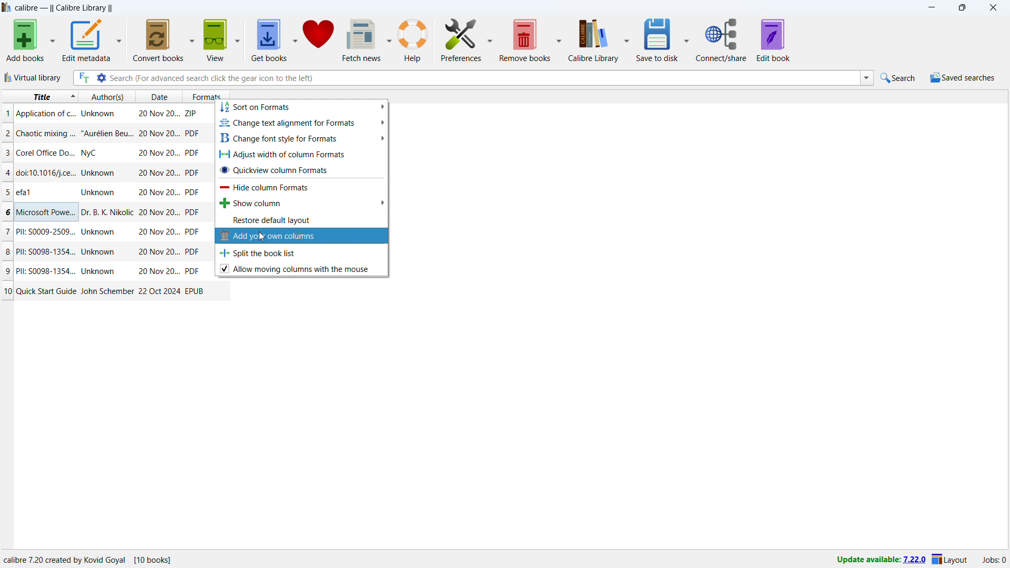 Image resolution: width=1010 pixels, height=568 pixels. Describe the element at coordinates (6, 114) in the screenshot. I see `1` at that location.